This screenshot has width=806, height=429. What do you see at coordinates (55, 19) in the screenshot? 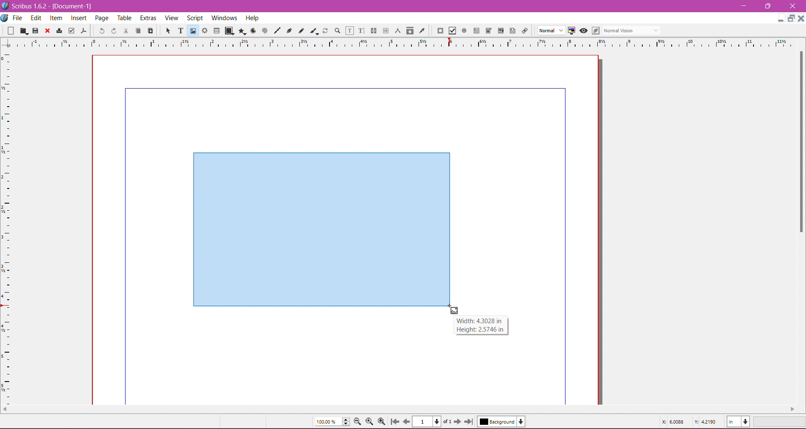
I see `Item` at bounding box center [55, 19].